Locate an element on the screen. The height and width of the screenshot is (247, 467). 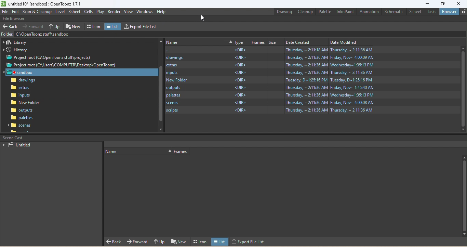
inputs is located at coordinates (21, 96).